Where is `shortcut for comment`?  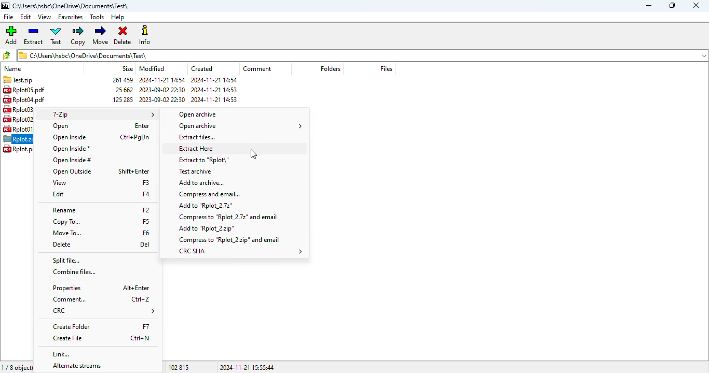
shortcut for comment is located at coordinates (141, 299).